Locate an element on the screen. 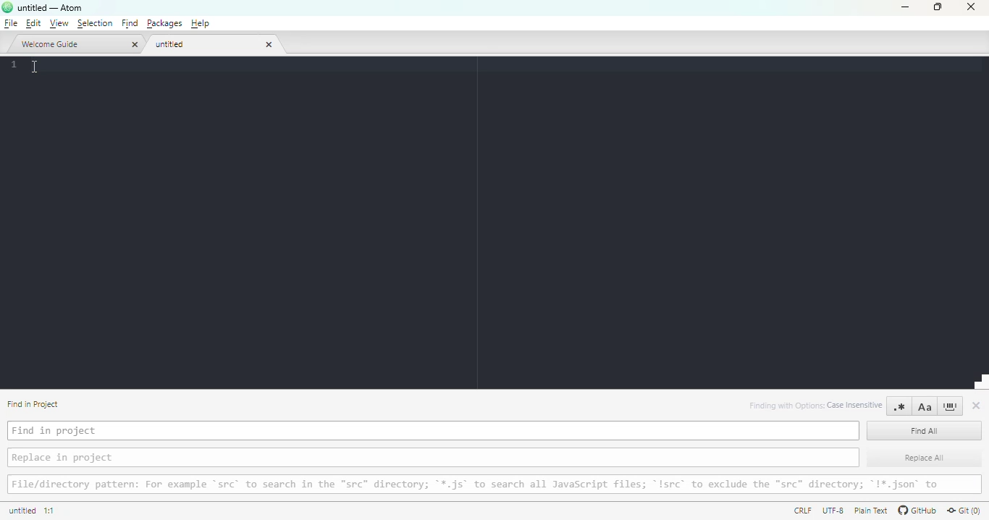  minimize is located at coordinates (906, 7).